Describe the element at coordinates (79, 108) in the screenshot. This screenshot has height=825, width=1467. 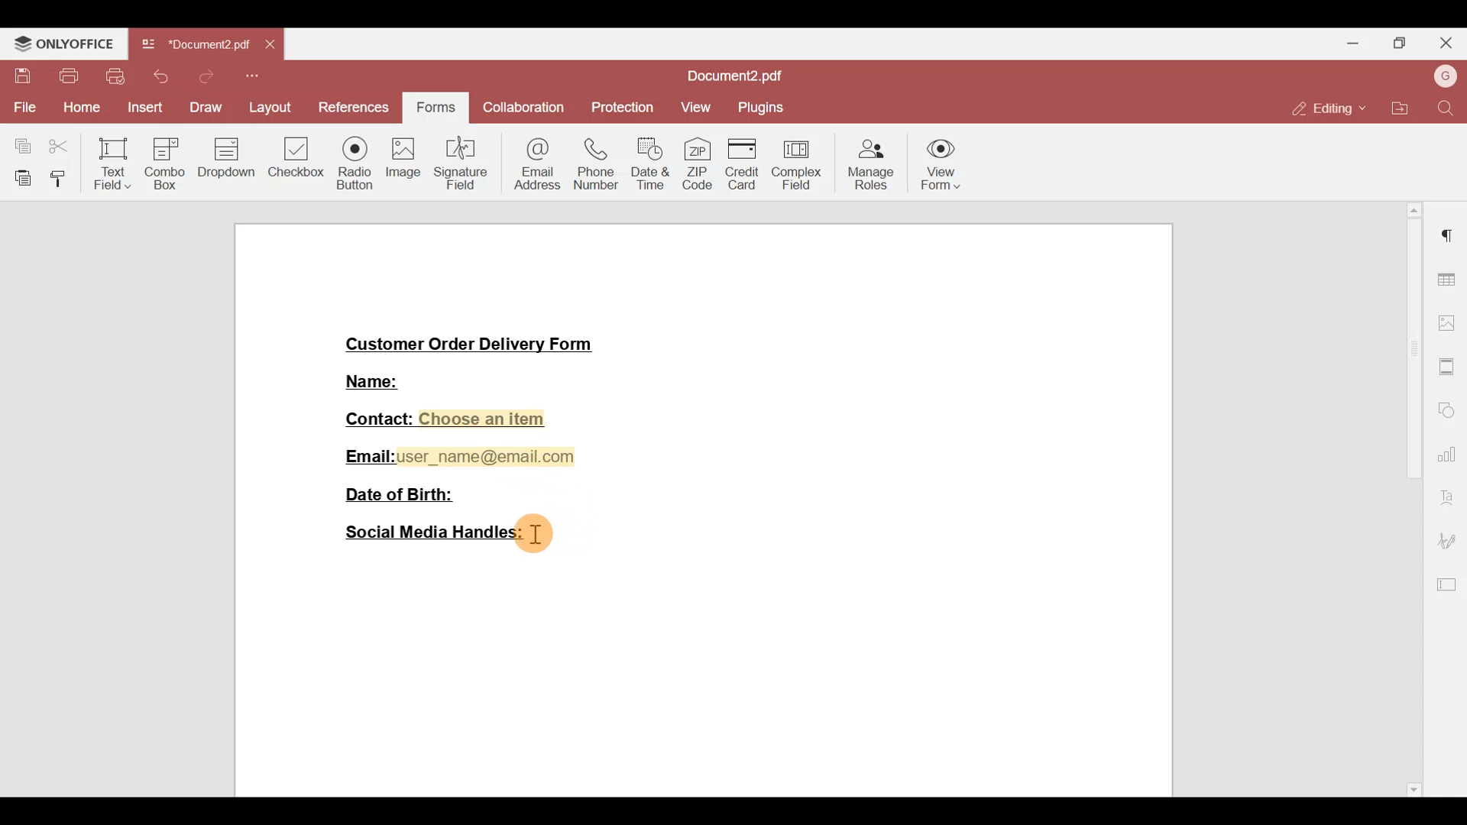
I see `Home` at that location.